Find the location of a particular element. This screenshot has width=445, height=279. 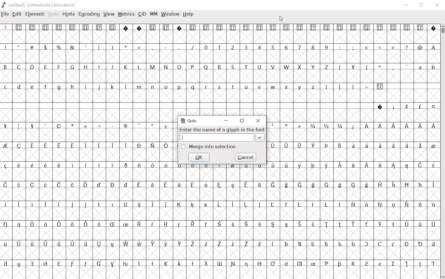

Symbol is located at coordinates (380, 167).